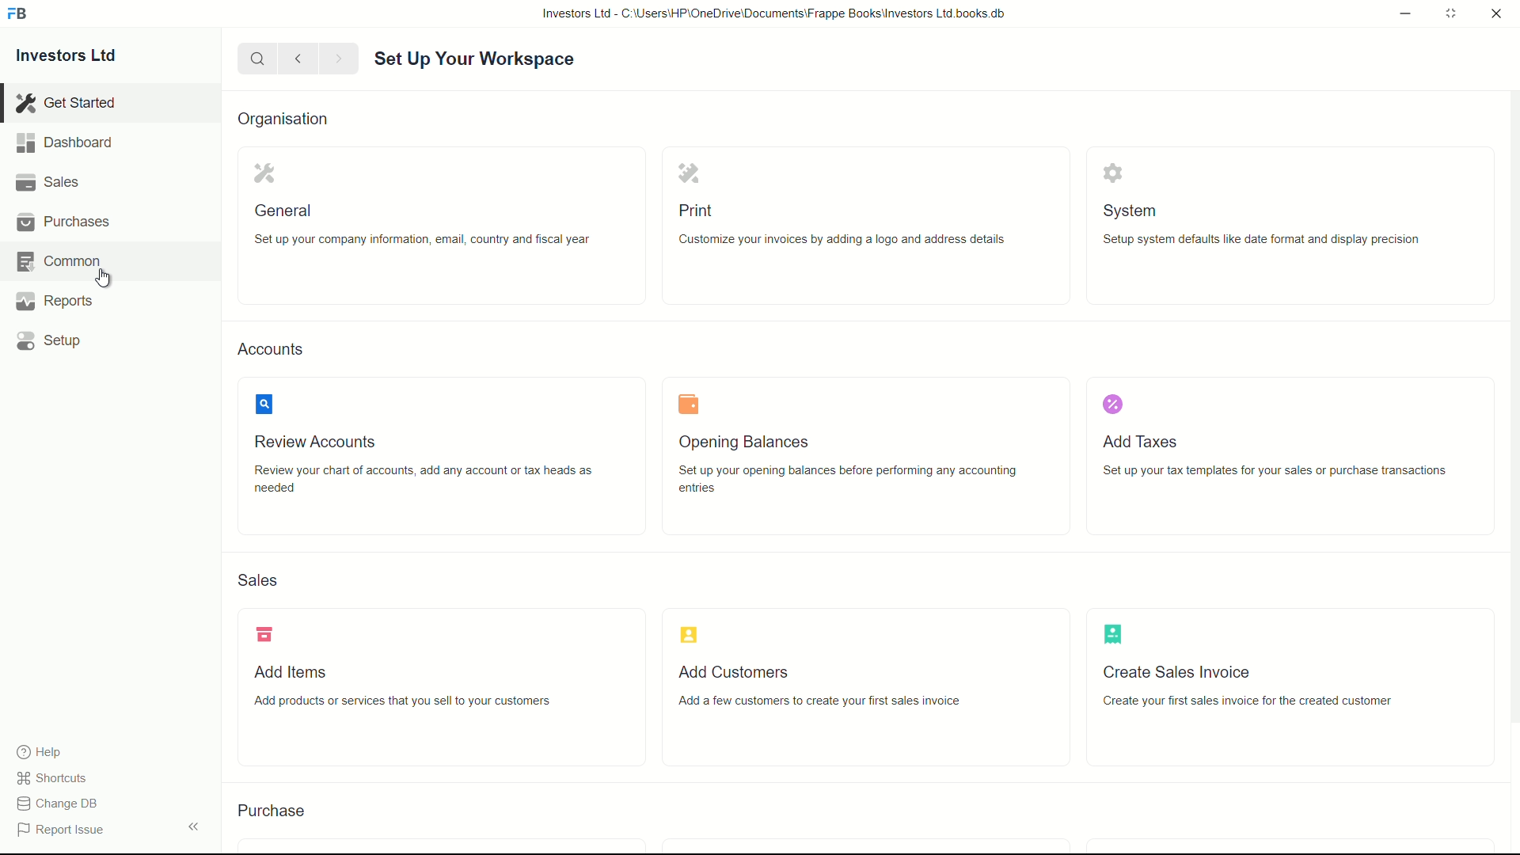  I want to click on Organisation, so click(289, 120).